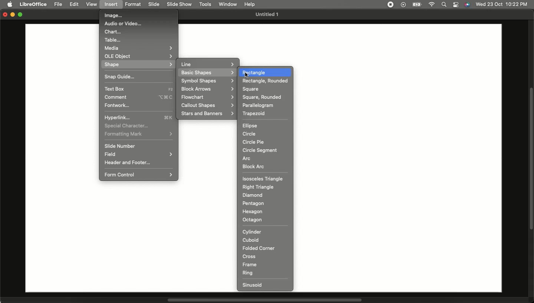  Describe the element at coordinates (253, 231) in the screenshot. I see `Cylinder` at that location.